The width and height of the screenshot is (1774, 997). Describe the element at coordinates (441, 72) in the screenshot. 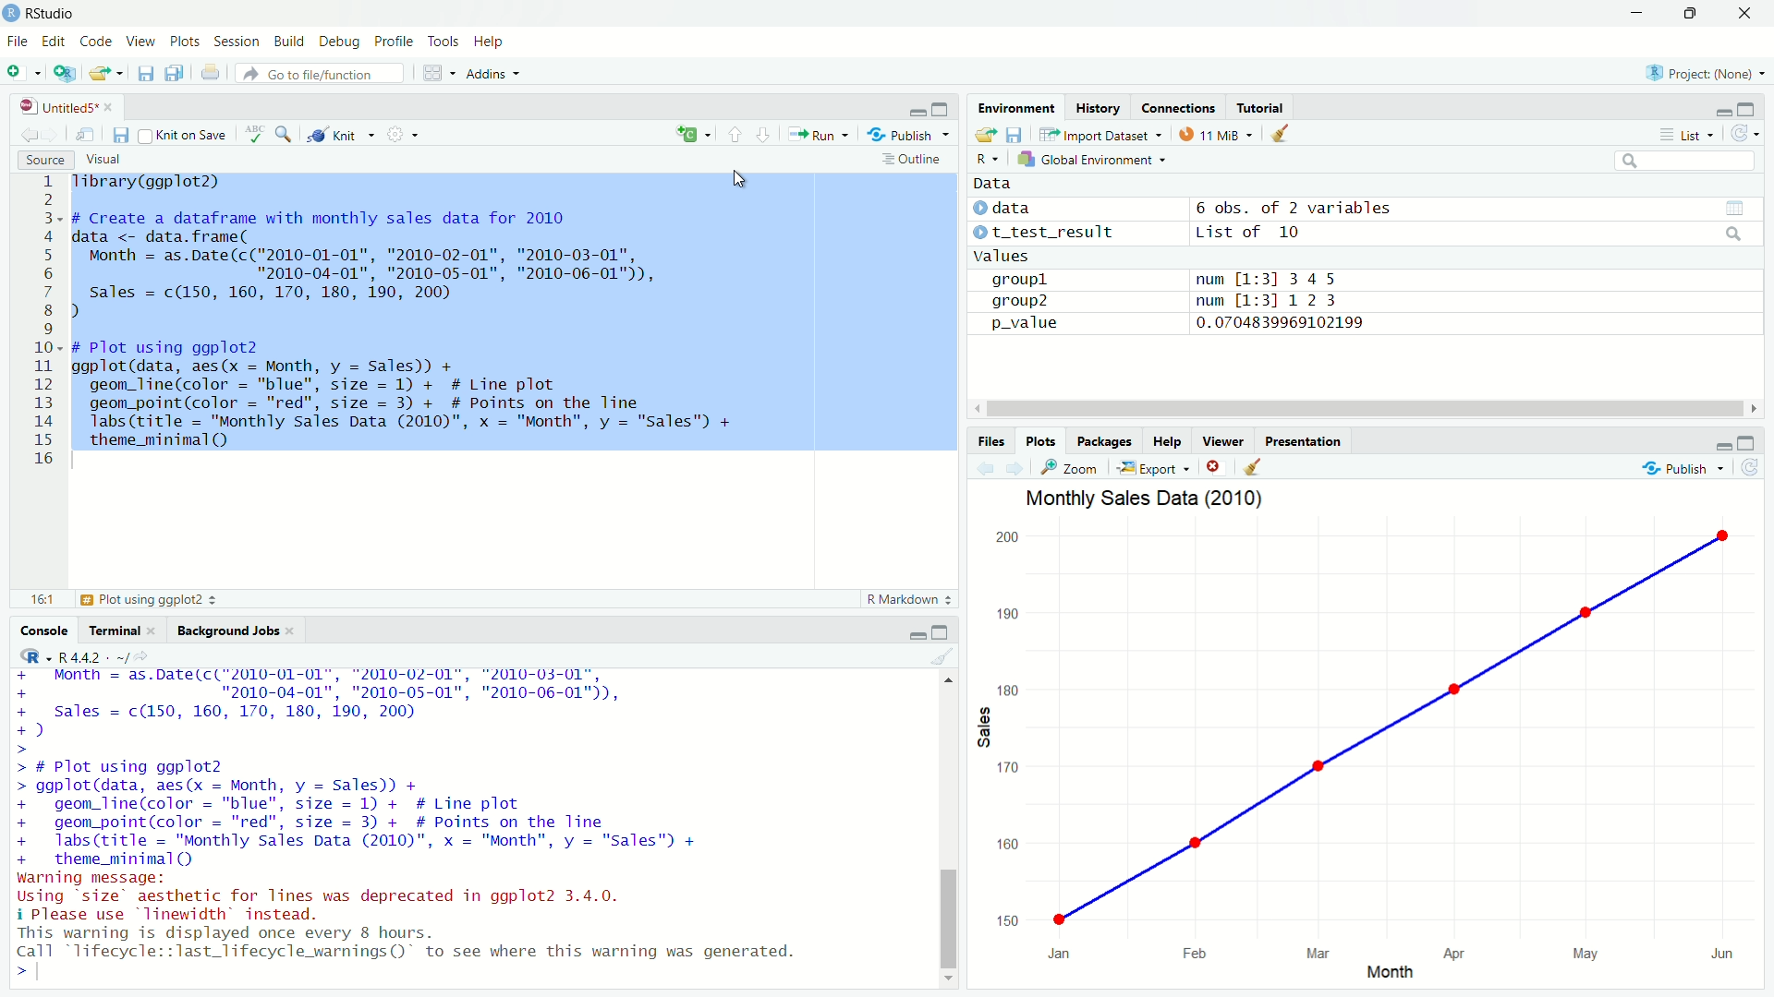

I see `workspace panel` at that location.